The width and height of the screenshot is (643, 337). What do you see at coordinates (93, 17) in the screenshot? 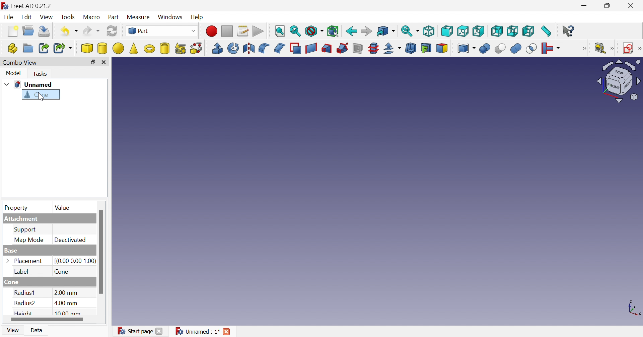
I see `Macro` at bounding box center [93, 17].